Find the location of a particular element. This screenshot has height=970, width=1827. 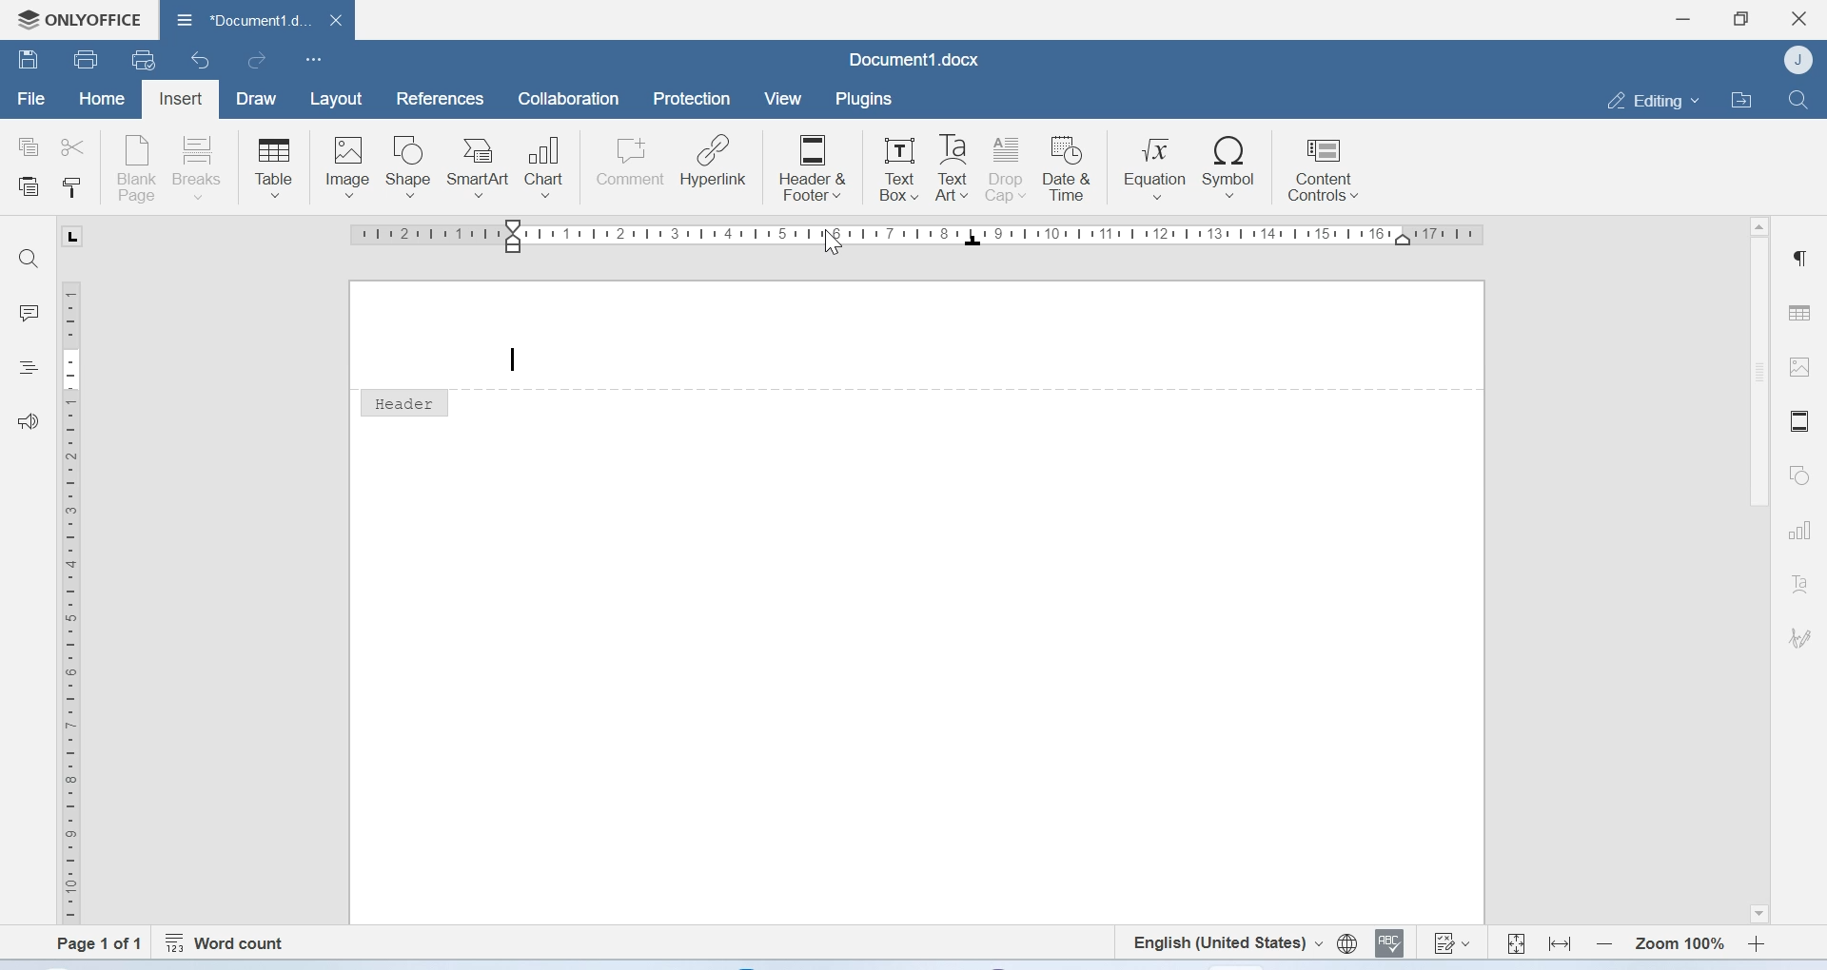

cut is located at coordinates (77, 145).